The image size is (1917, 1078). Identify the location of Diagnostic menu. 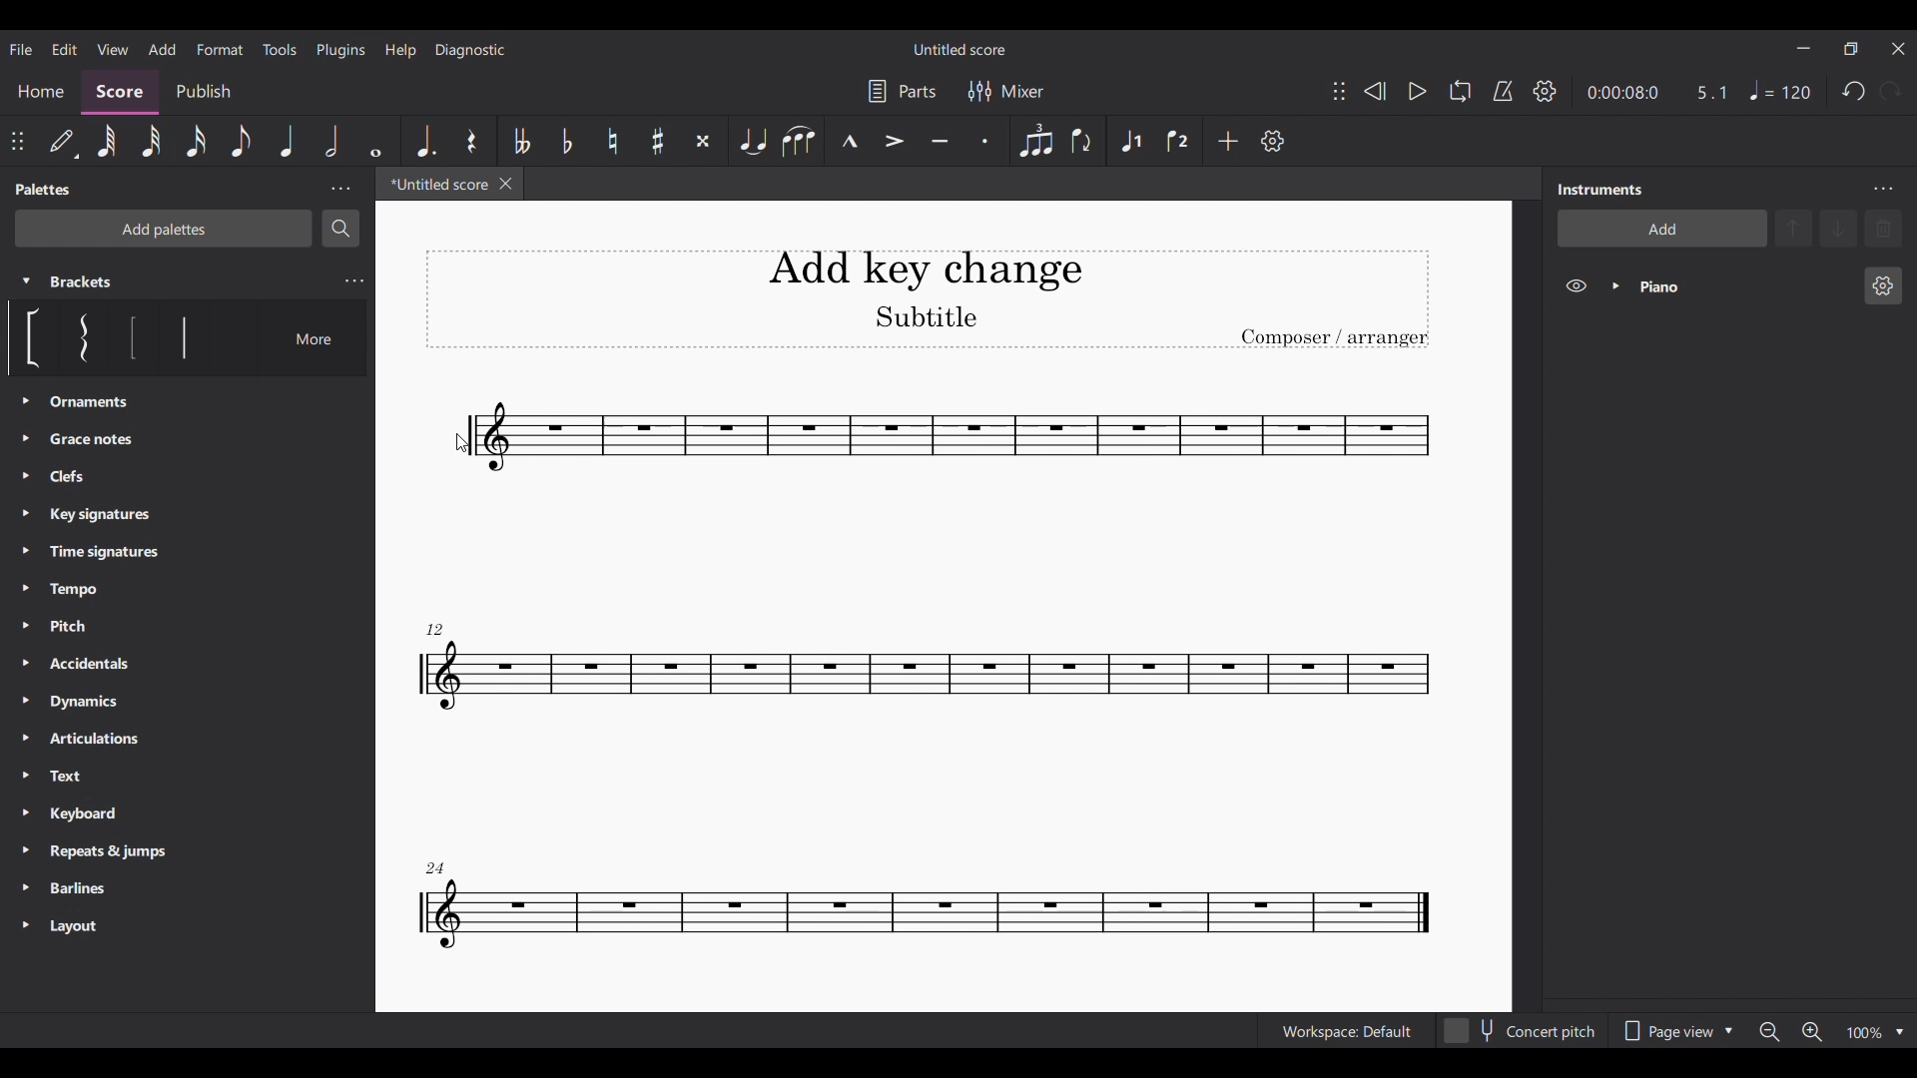
(471, 51).